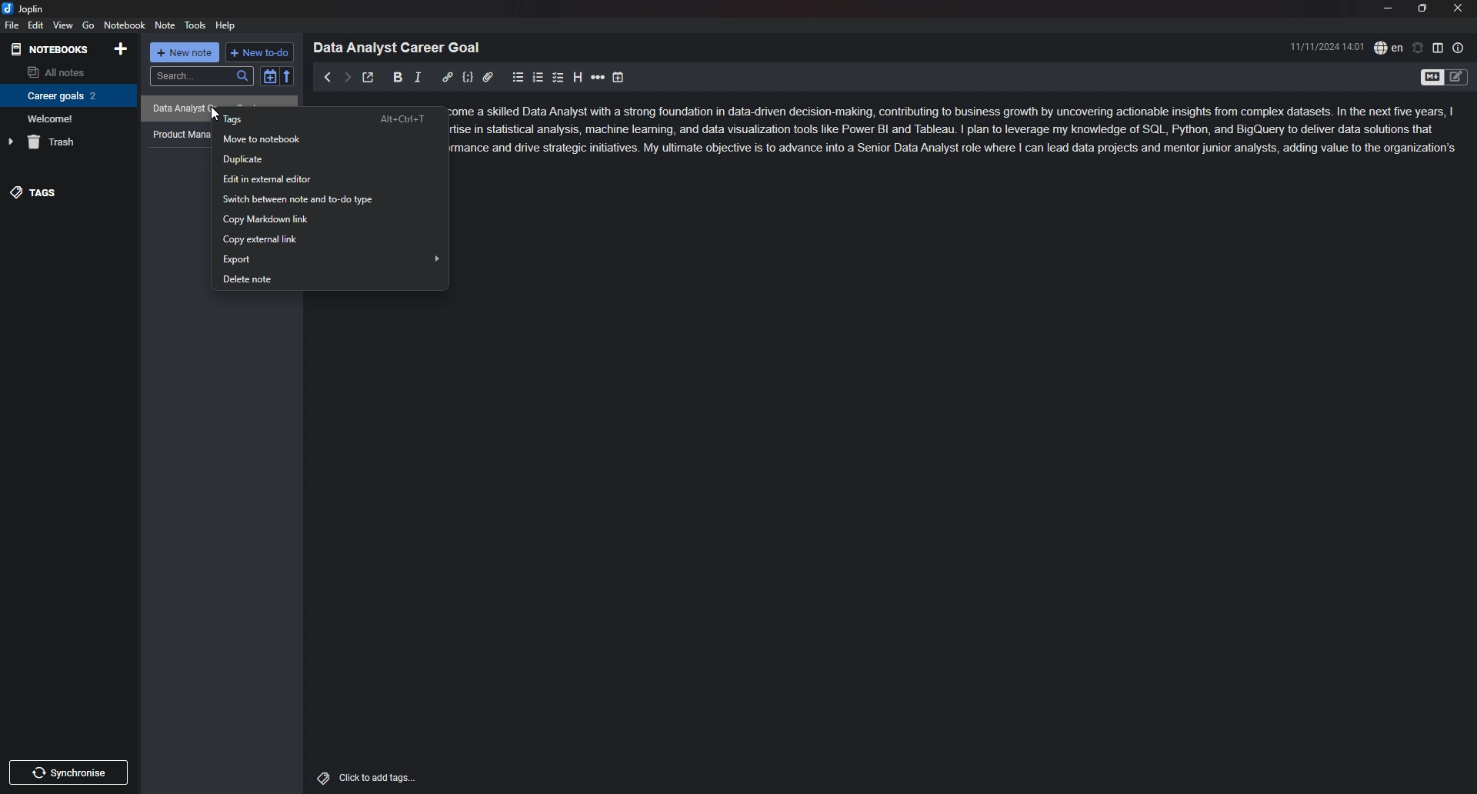 This screenshot has height=794, width=1477. Describe the element at coordinates (447, 78) in the screenshot. I see `hyperlink` at that location.